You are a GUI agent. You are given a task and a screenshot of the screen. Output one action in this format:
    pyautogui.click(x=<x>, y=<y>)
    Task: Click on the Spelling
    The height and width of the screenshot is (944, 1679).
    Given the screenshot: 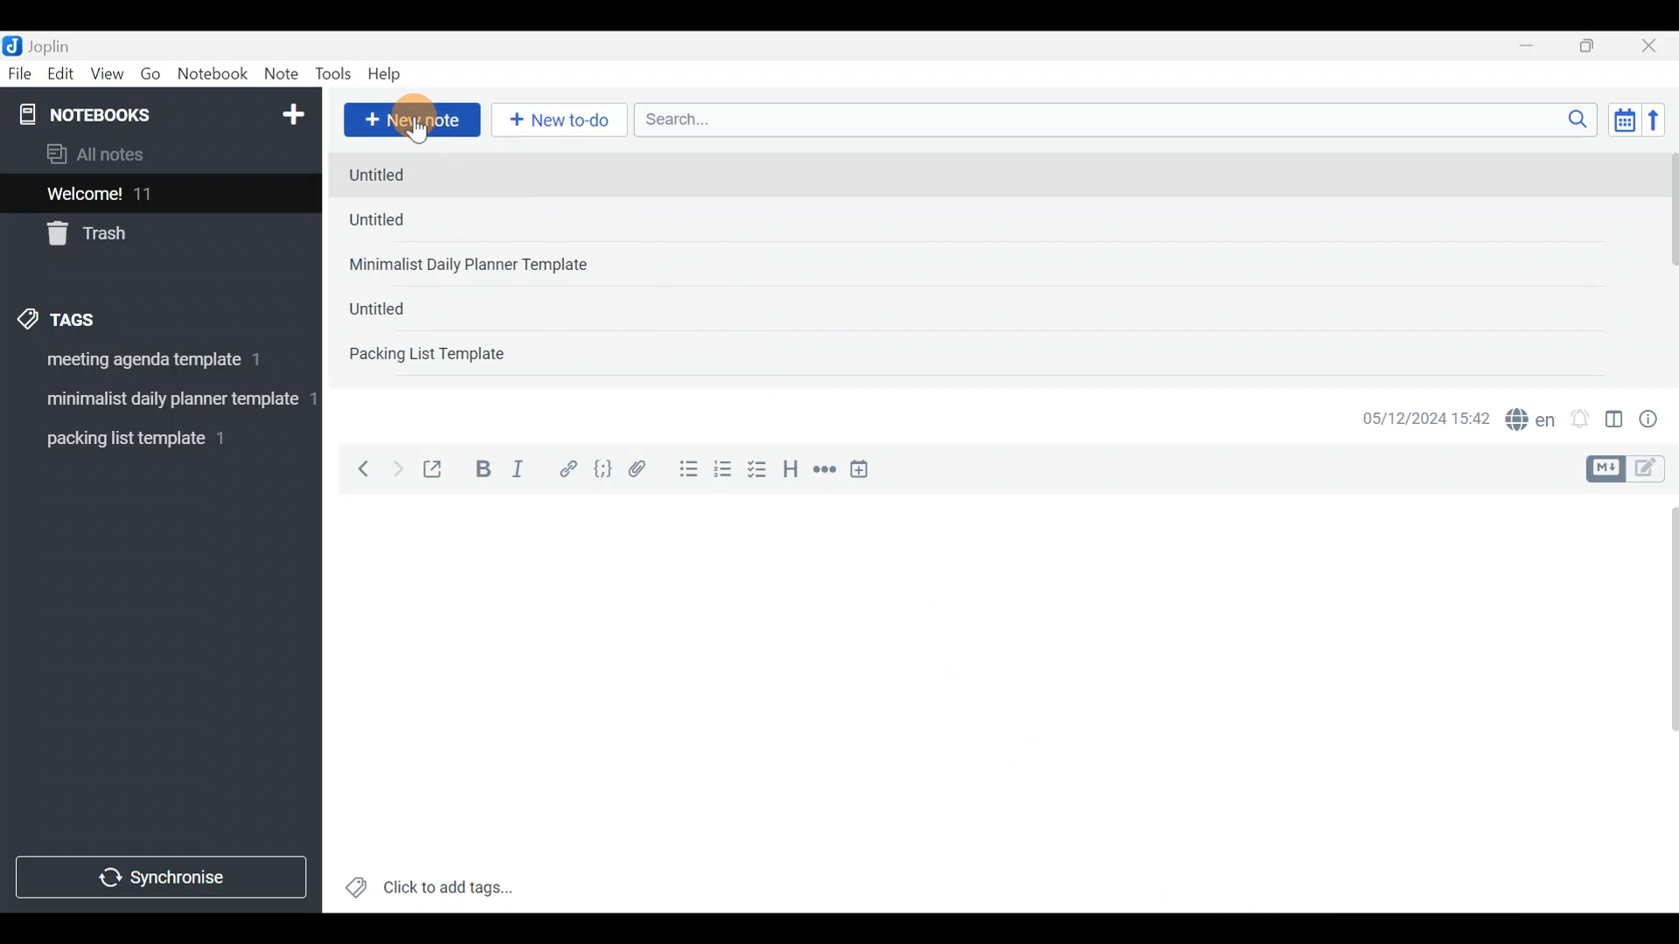 What is the action you would take?
    pyautogui.click(x=1531, y=421)
    